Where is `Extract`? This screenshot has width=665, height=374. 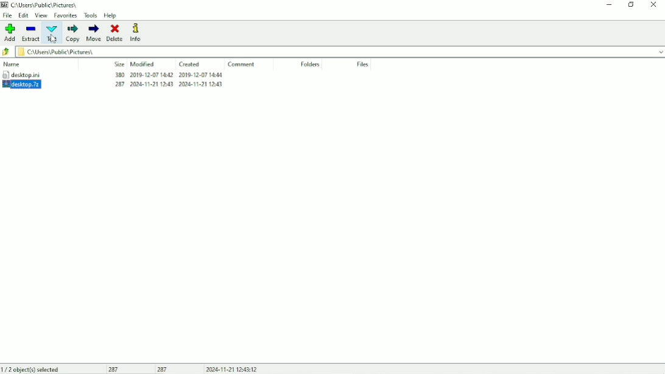 Extract is located at coordinates (31, 33).